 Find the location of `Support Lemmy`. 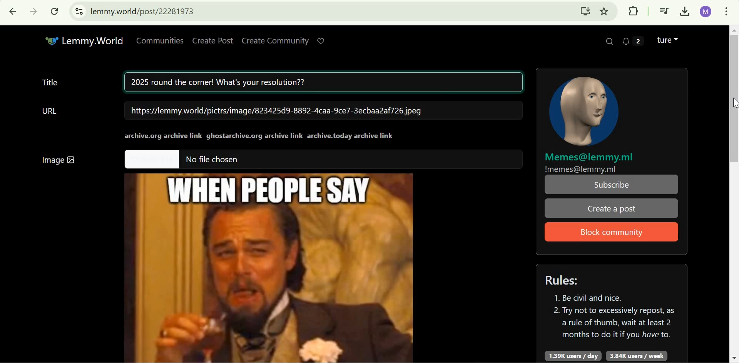

Support Lemmy is located at coordinates (322, 41).